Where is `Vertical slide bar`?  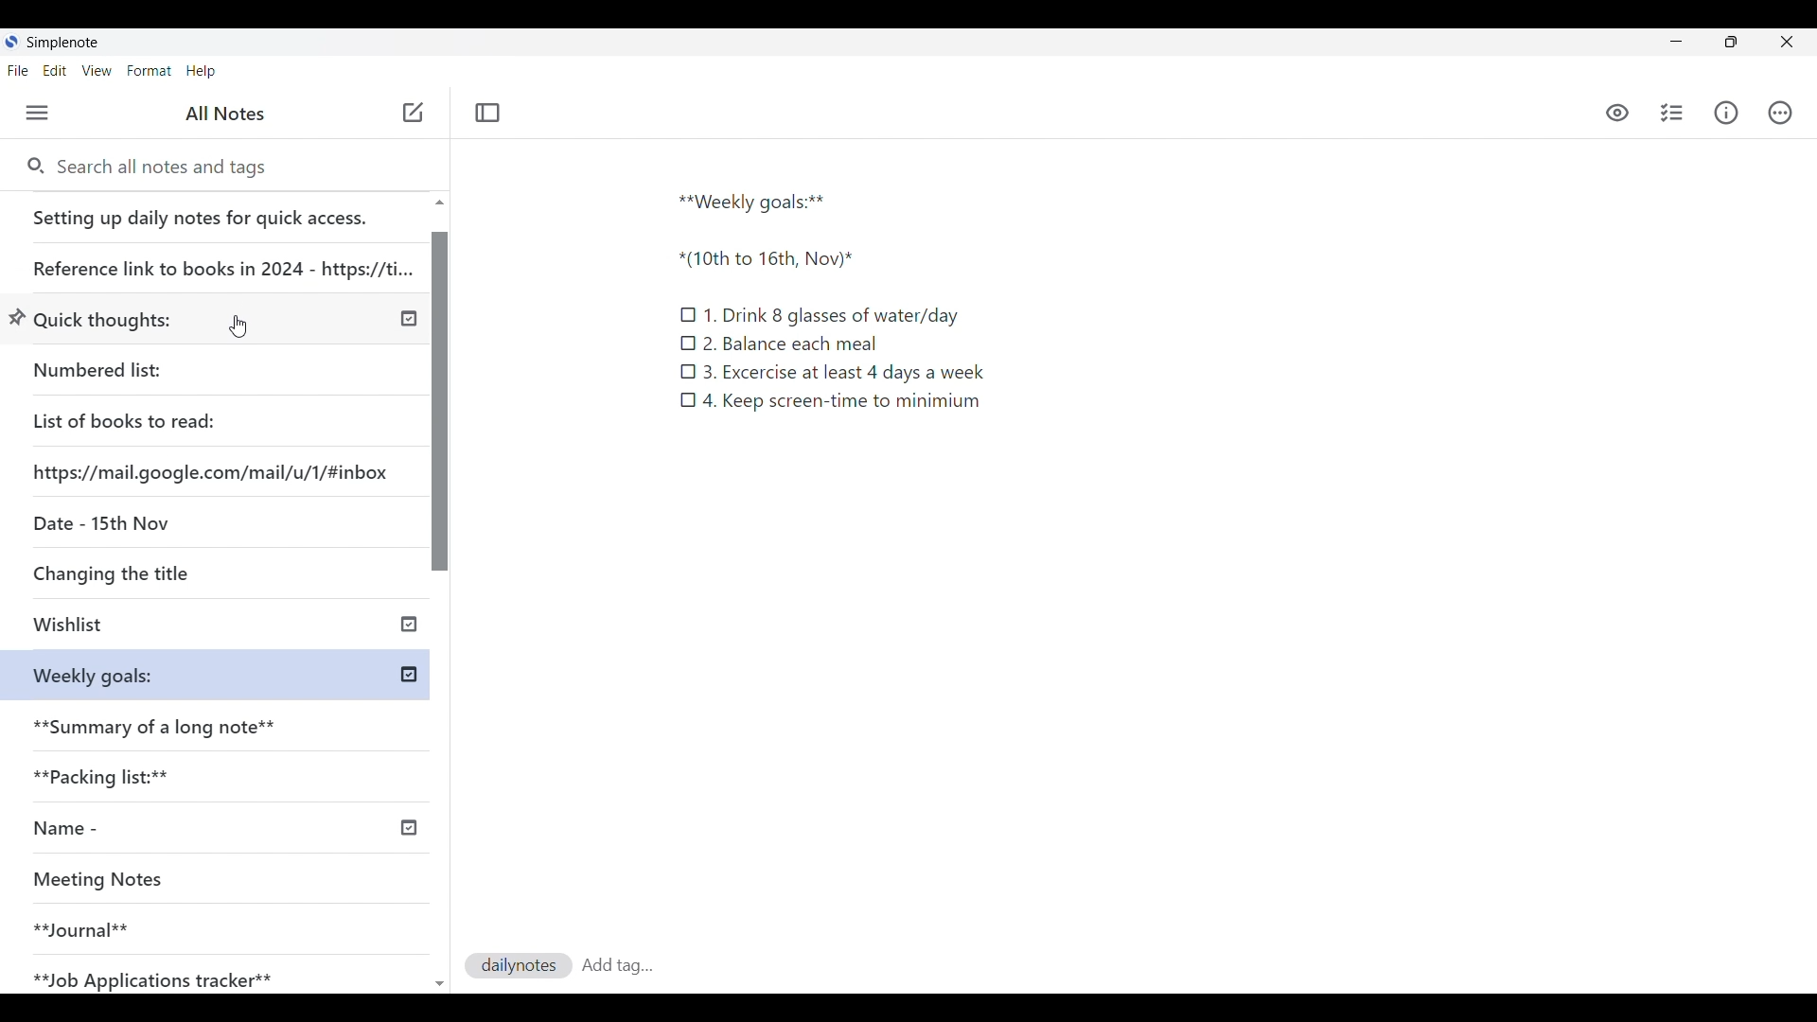
Vertical slide bar is located at coordinates (442, 602).